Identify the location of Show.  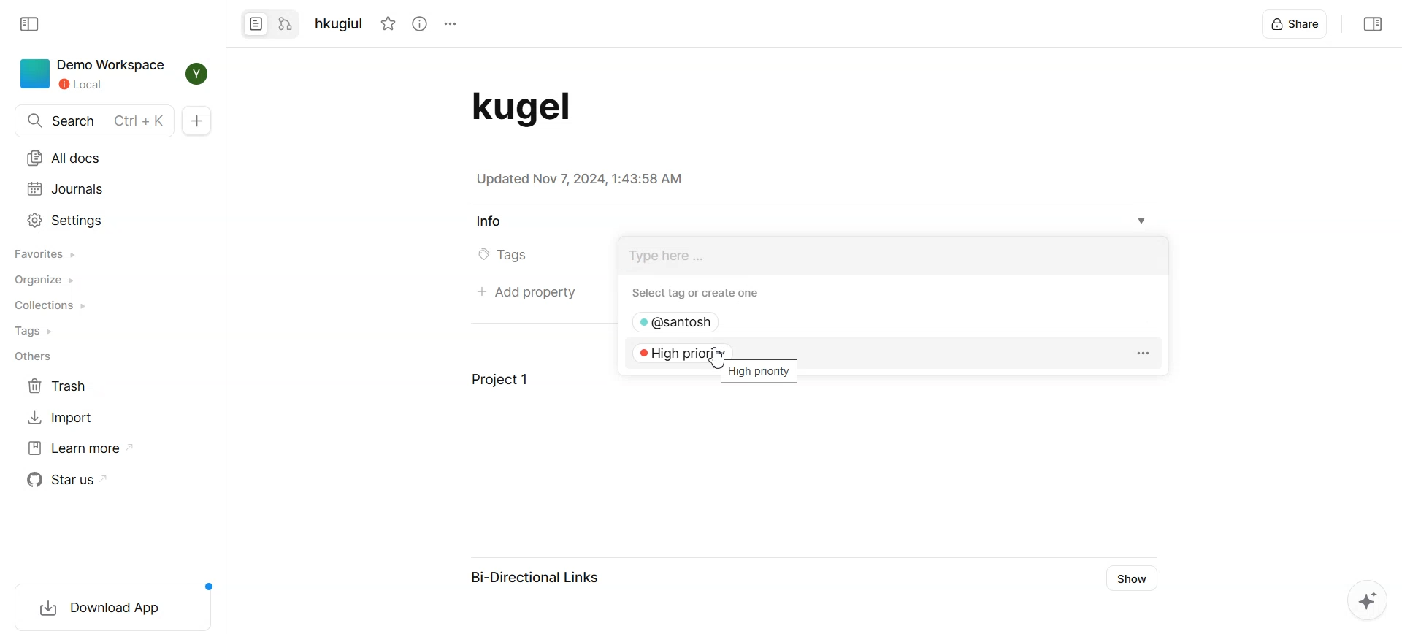
(1135, 578).